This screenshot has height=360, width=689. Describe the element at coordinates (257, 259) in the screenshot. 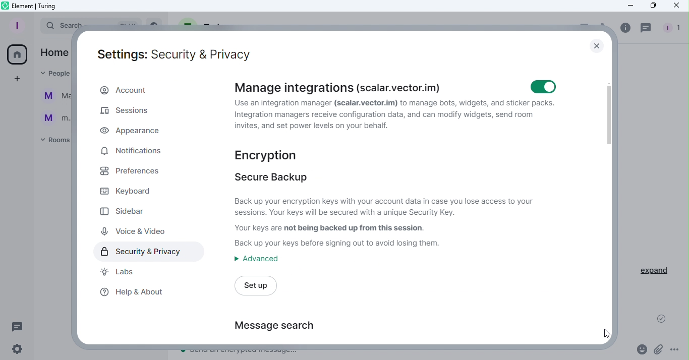

I see `Advanced` at that location.